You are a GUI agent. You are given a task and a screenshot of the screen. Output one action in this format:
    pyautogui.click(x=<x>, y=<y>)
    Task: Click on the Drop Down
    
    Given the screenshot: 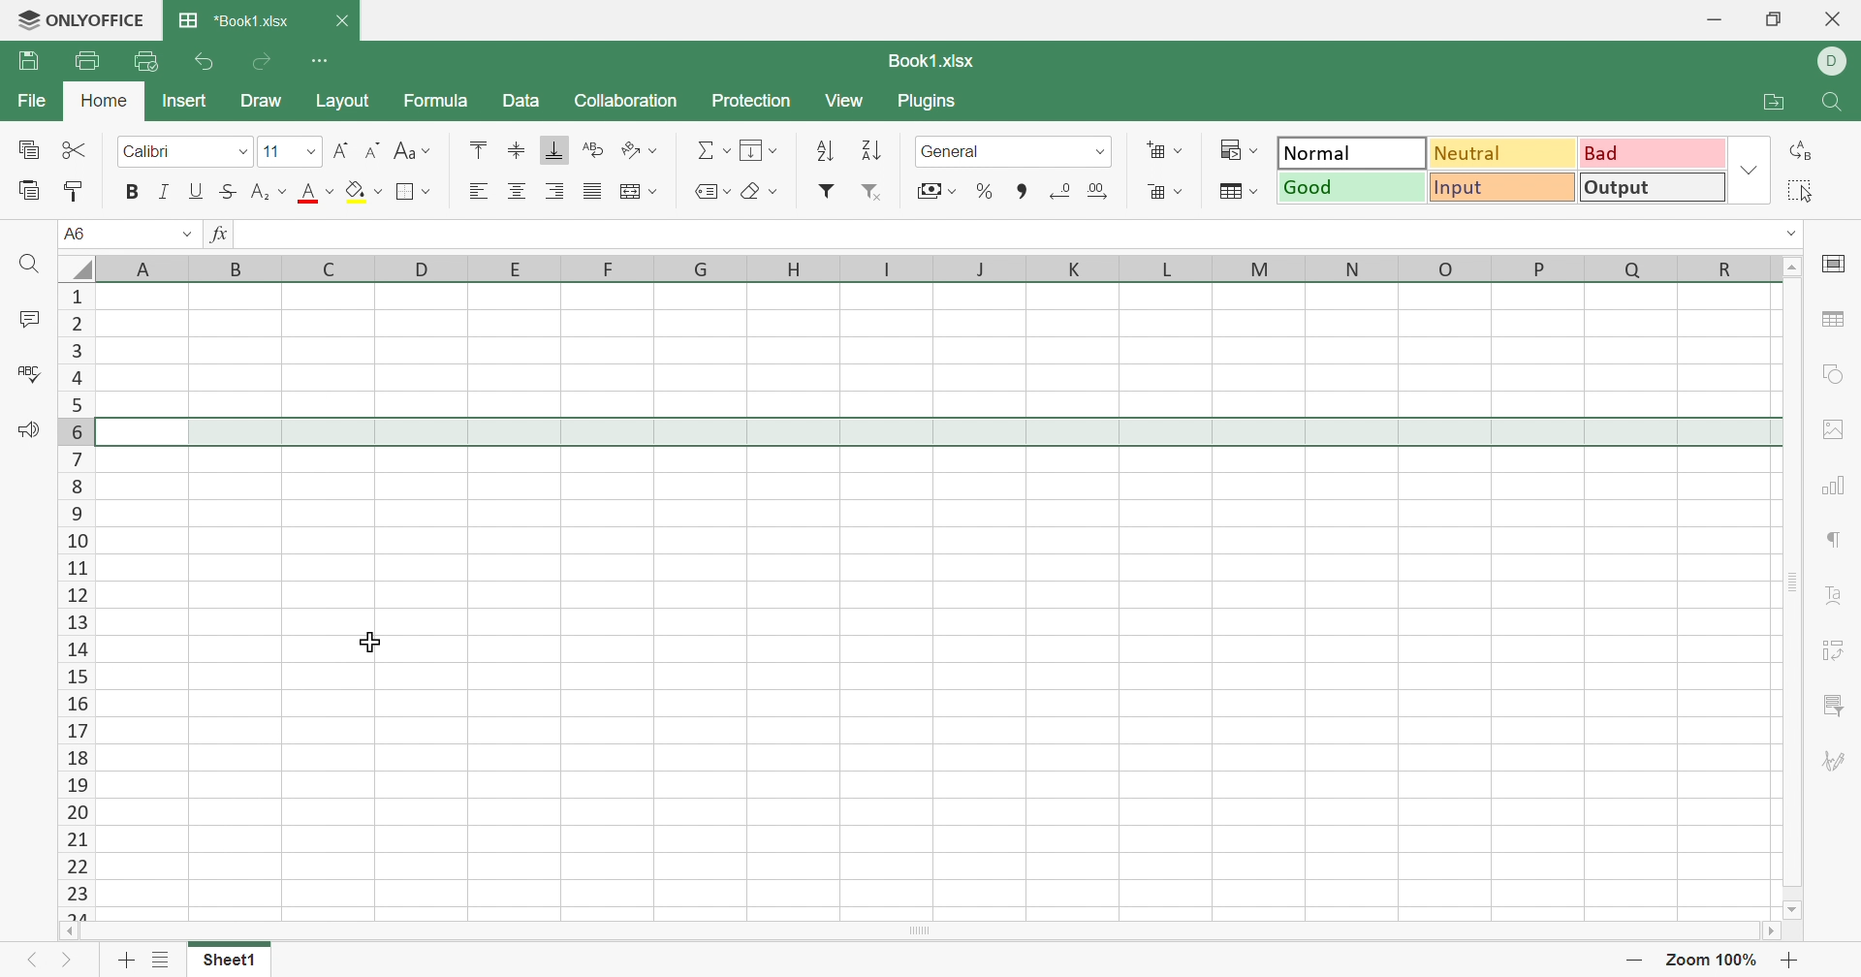 What is the action you would take?
    pyautogui.click(x=1792, y=233)
    